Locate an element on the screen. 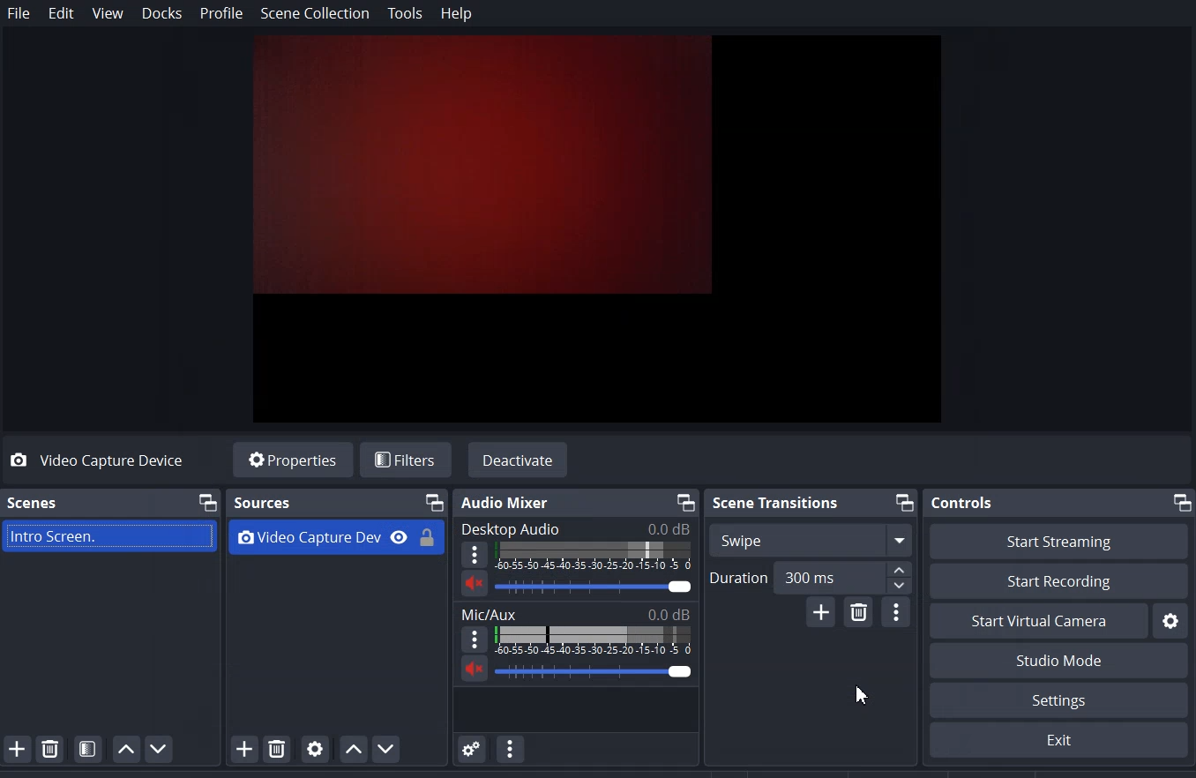  Move Source Up is located at coordinates (352, 749).